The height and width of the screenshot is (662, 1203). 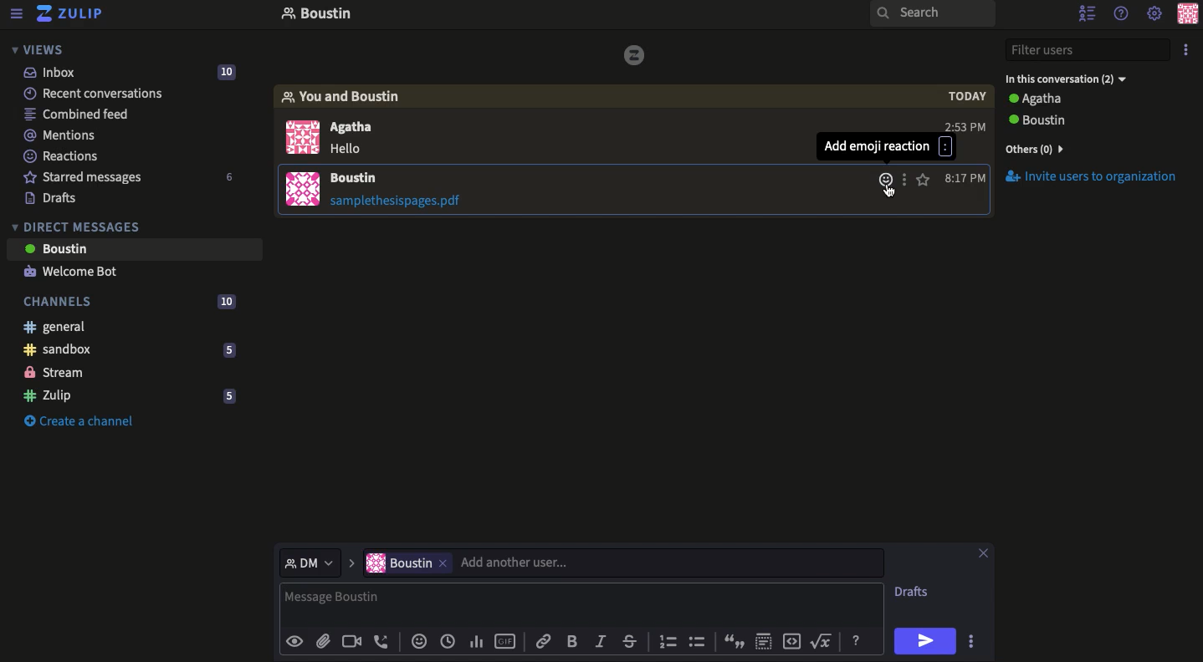 I want to click on User, so click(x=364, y=177).